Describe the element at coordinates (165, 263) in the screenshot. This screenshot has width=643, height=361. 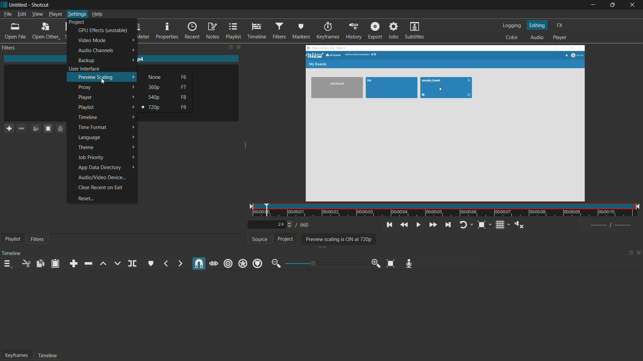
I see `previous marker` at that location.